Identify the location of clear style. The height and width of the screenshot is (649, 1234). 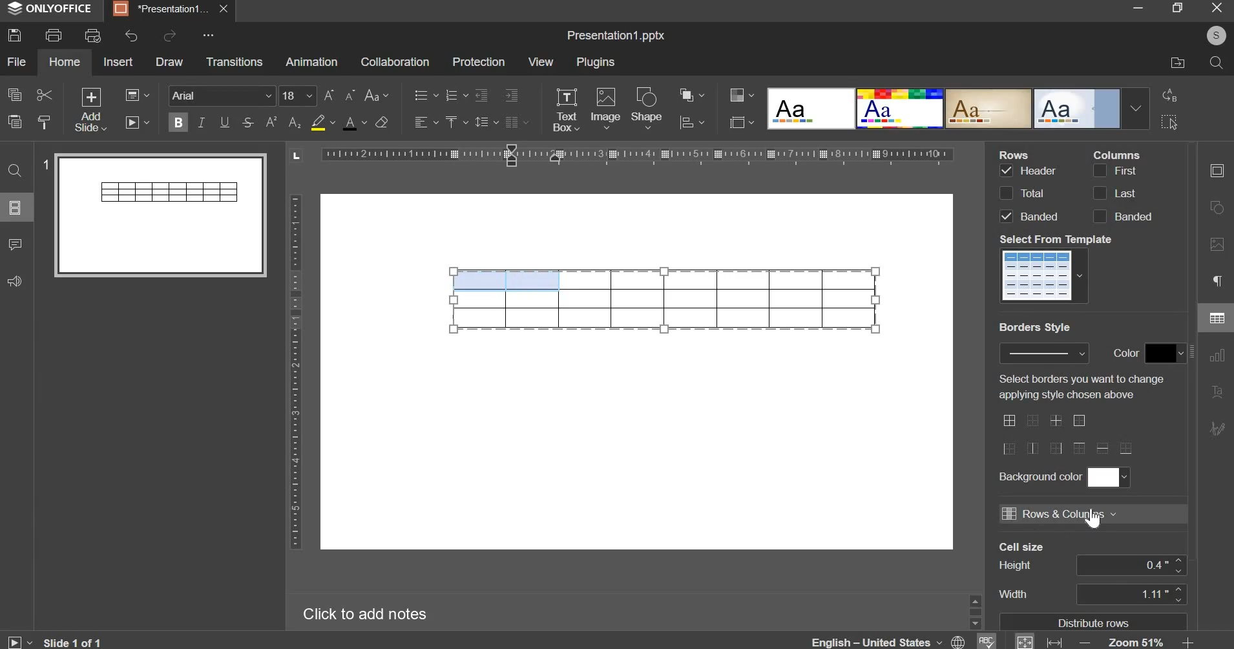
(381, 122).